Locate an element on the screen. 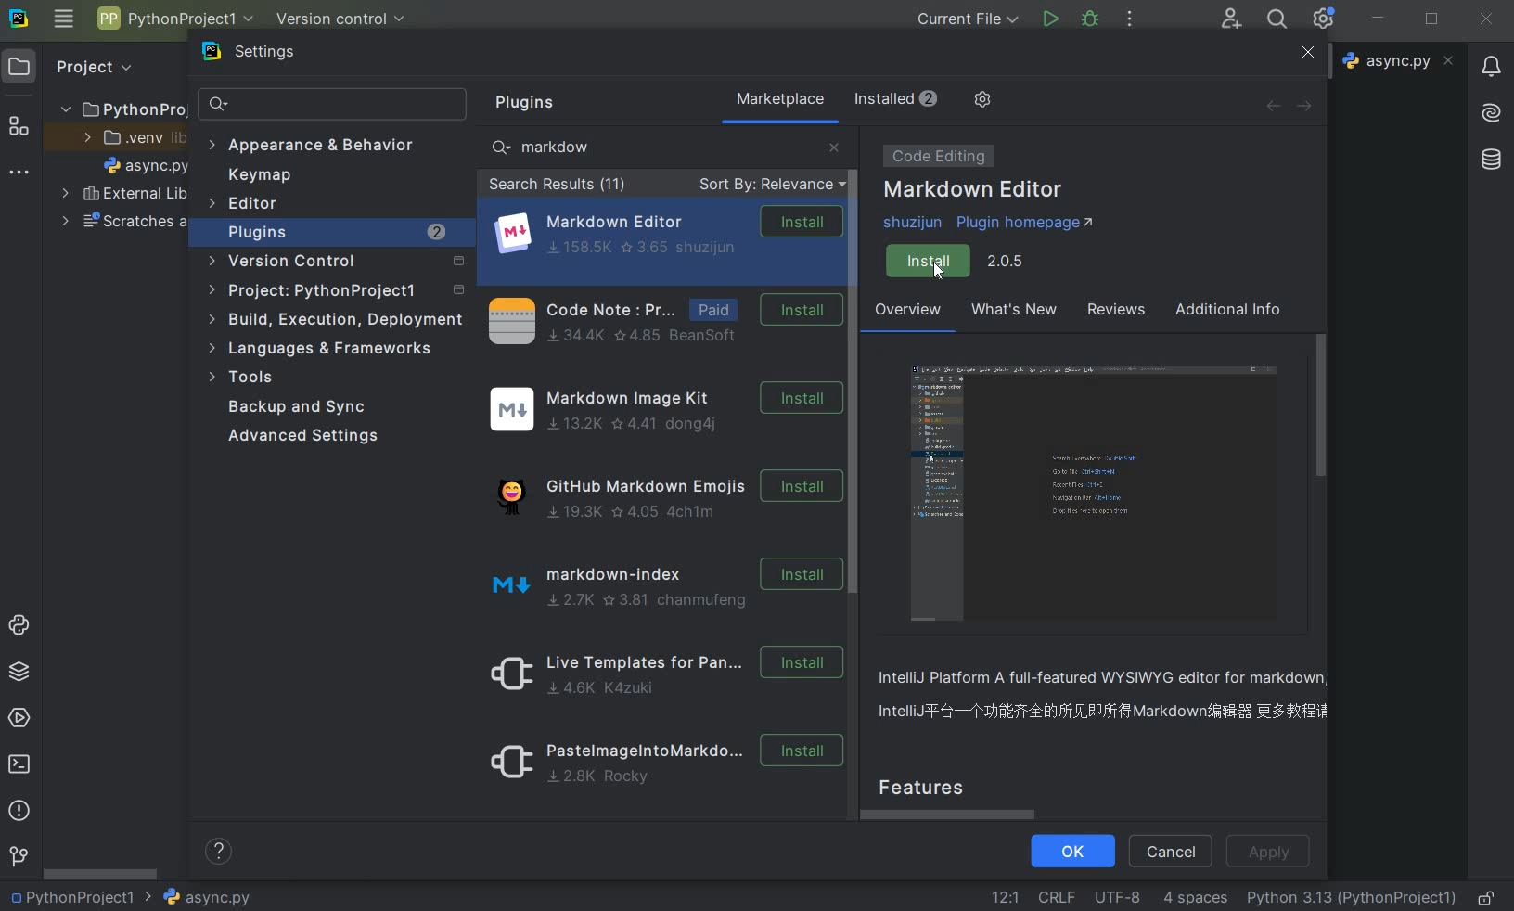 The image size is (1514, 911). languages & frameworks is located at coordinates (330, 348).